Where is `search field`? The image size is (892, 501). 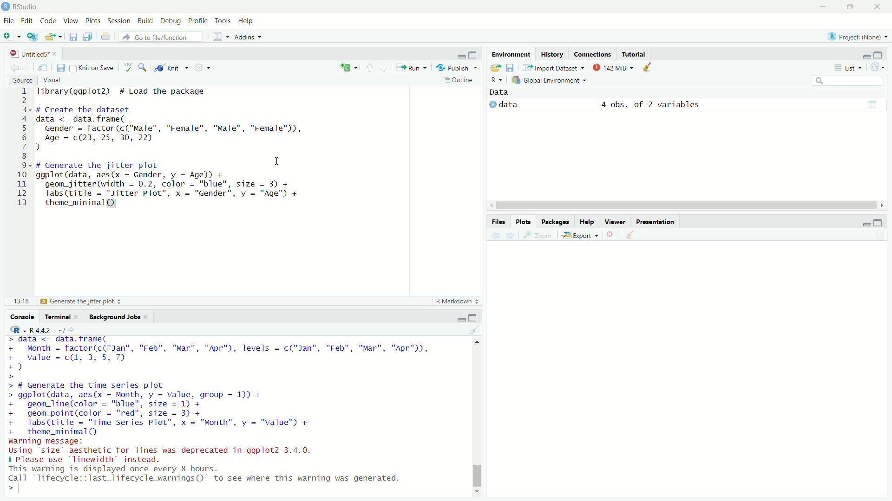
search field is located at coordinates (850, 81).